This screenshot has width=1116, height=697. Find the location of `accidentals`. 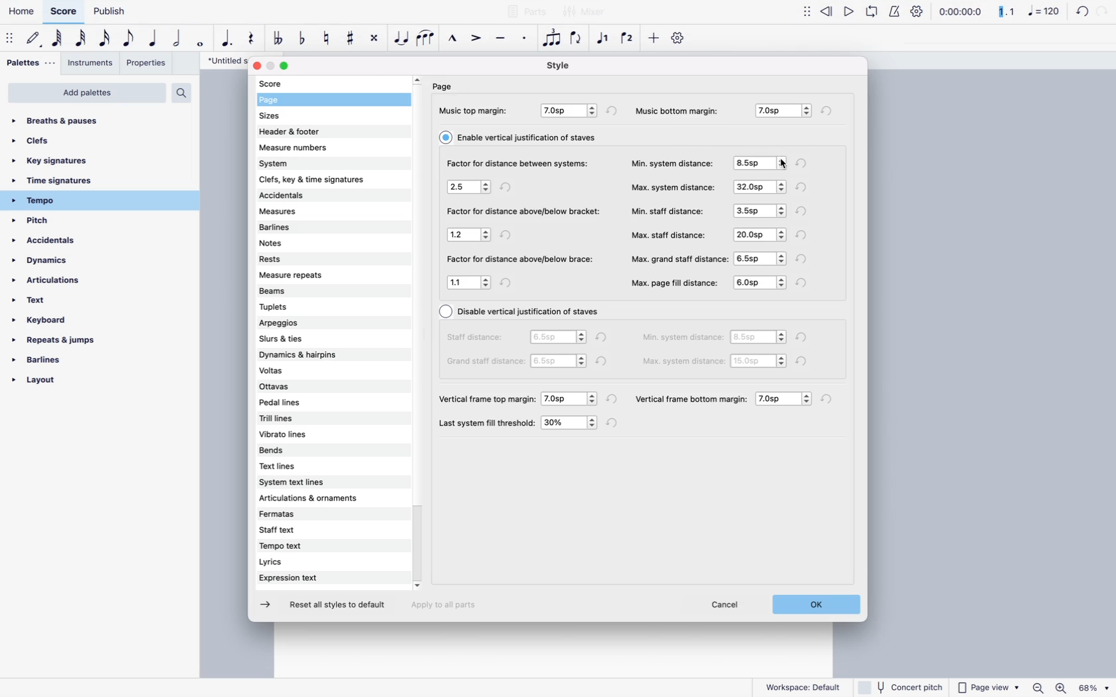

accidentals is located at coordinates (54, 244).